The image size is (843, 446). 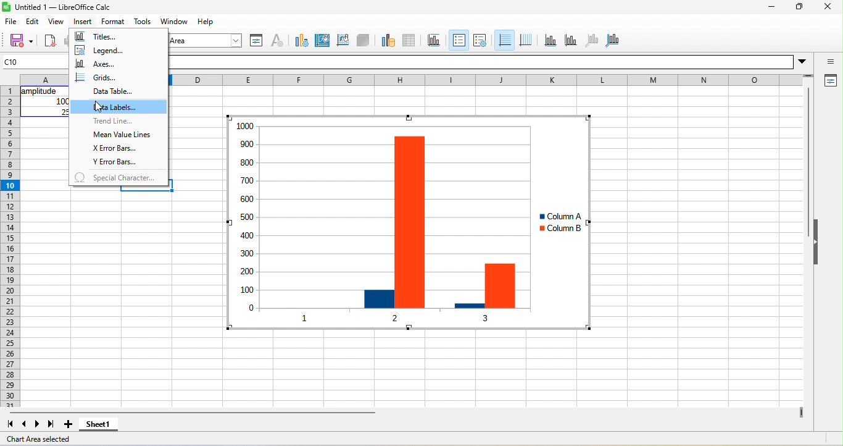 I want to click on data labels, so click(x=119, y=106).